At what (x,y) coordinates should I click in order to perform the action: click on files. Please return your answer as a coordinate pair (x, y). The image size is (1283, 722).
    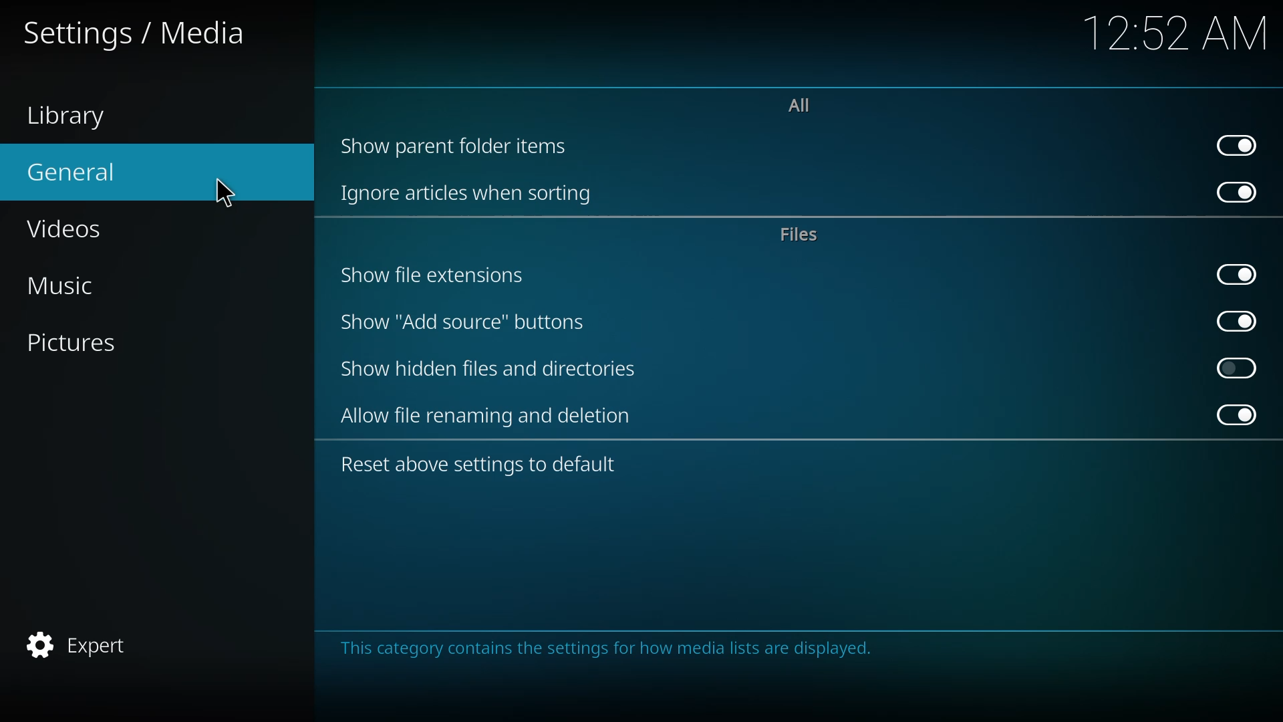
    Looking at the image, I should click on (804, 233).